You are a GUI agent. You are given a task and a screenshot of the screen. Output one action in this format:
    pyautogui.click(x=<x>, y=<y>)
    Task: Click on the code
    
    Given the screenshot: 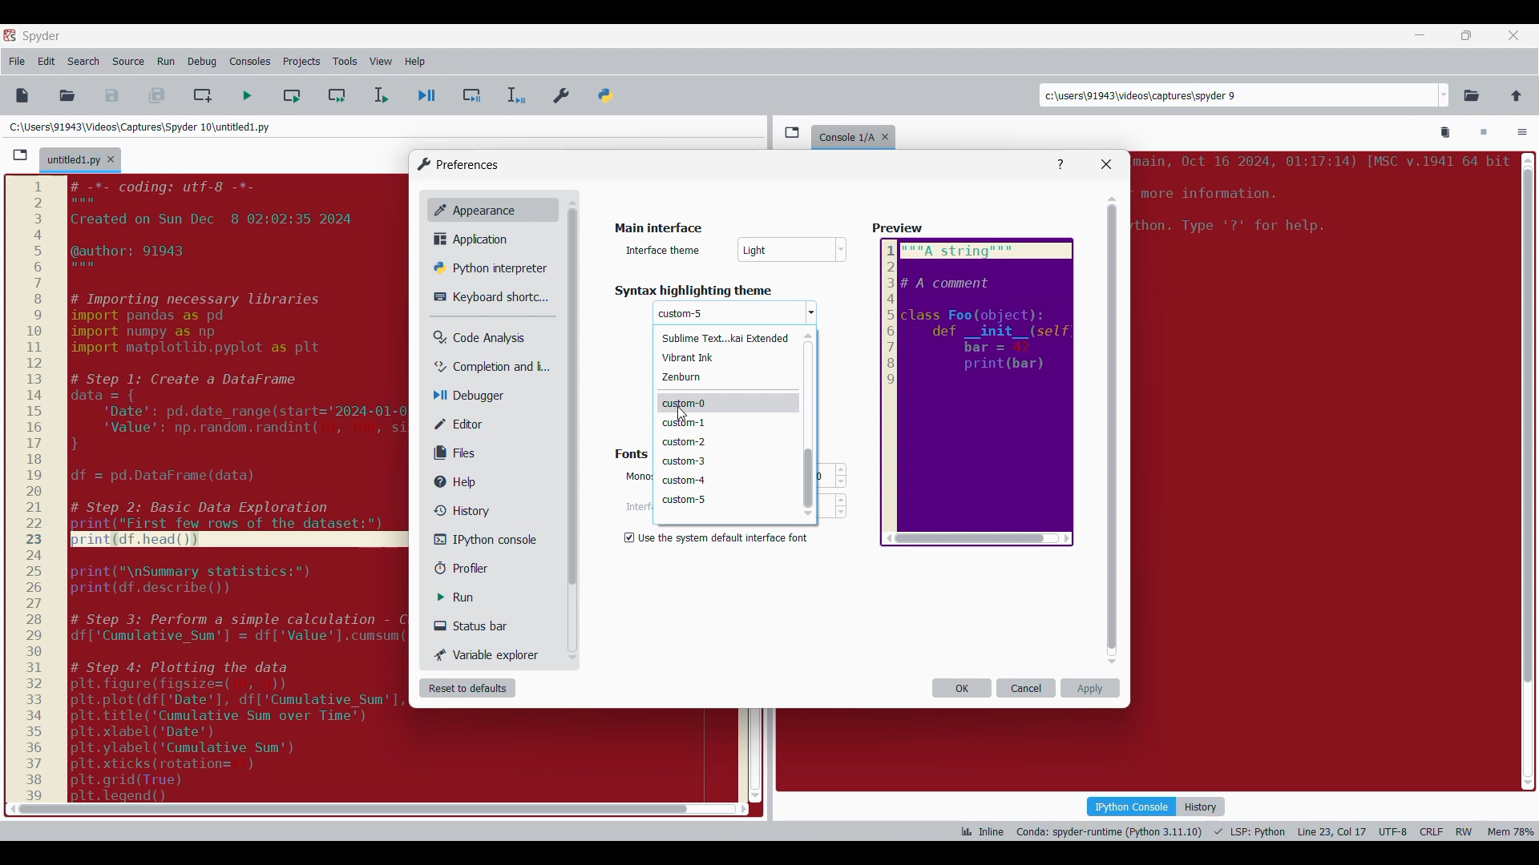 What is the action you would take?
    pyautogui.click(x=1319, y=199)
    